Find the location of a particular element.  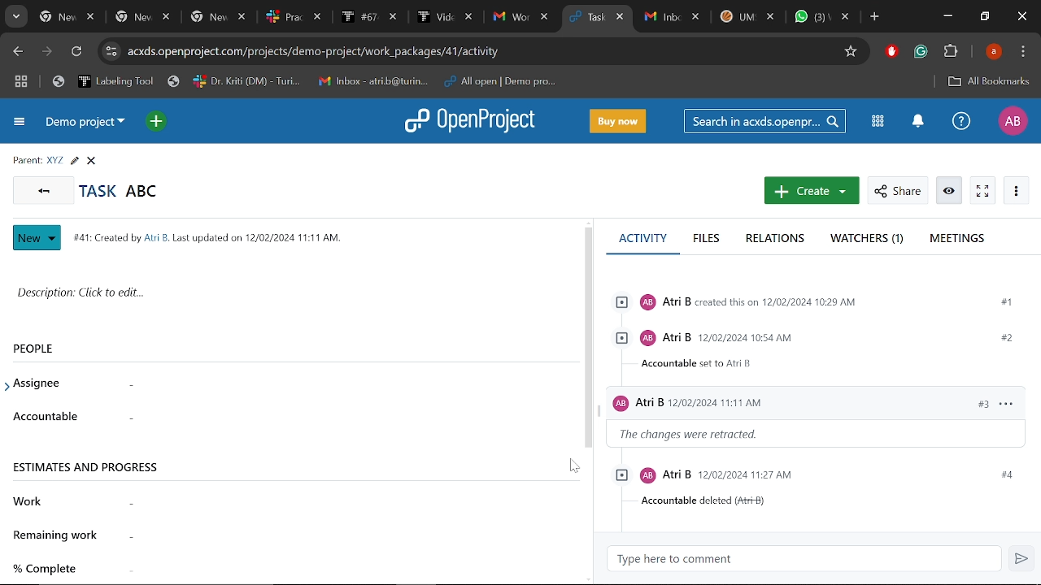

Bookmarked tabs is located at coordinates (316, 81).